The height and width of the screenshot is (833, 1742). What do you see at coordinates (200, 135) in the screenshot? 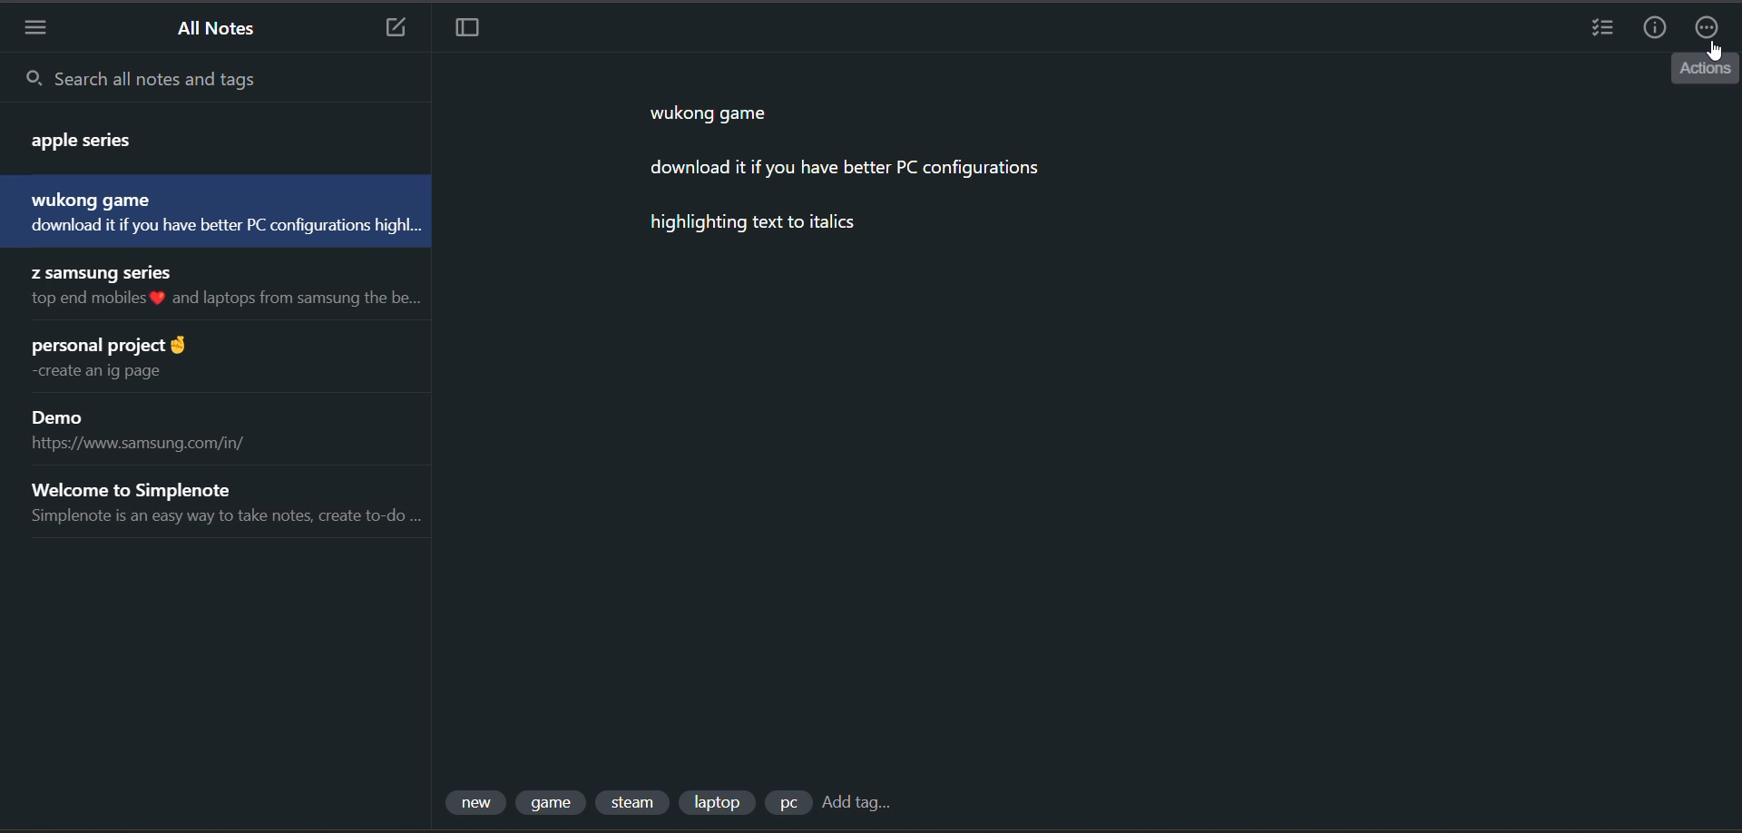
I see `note title and preview` at bounding box center [200, 135].